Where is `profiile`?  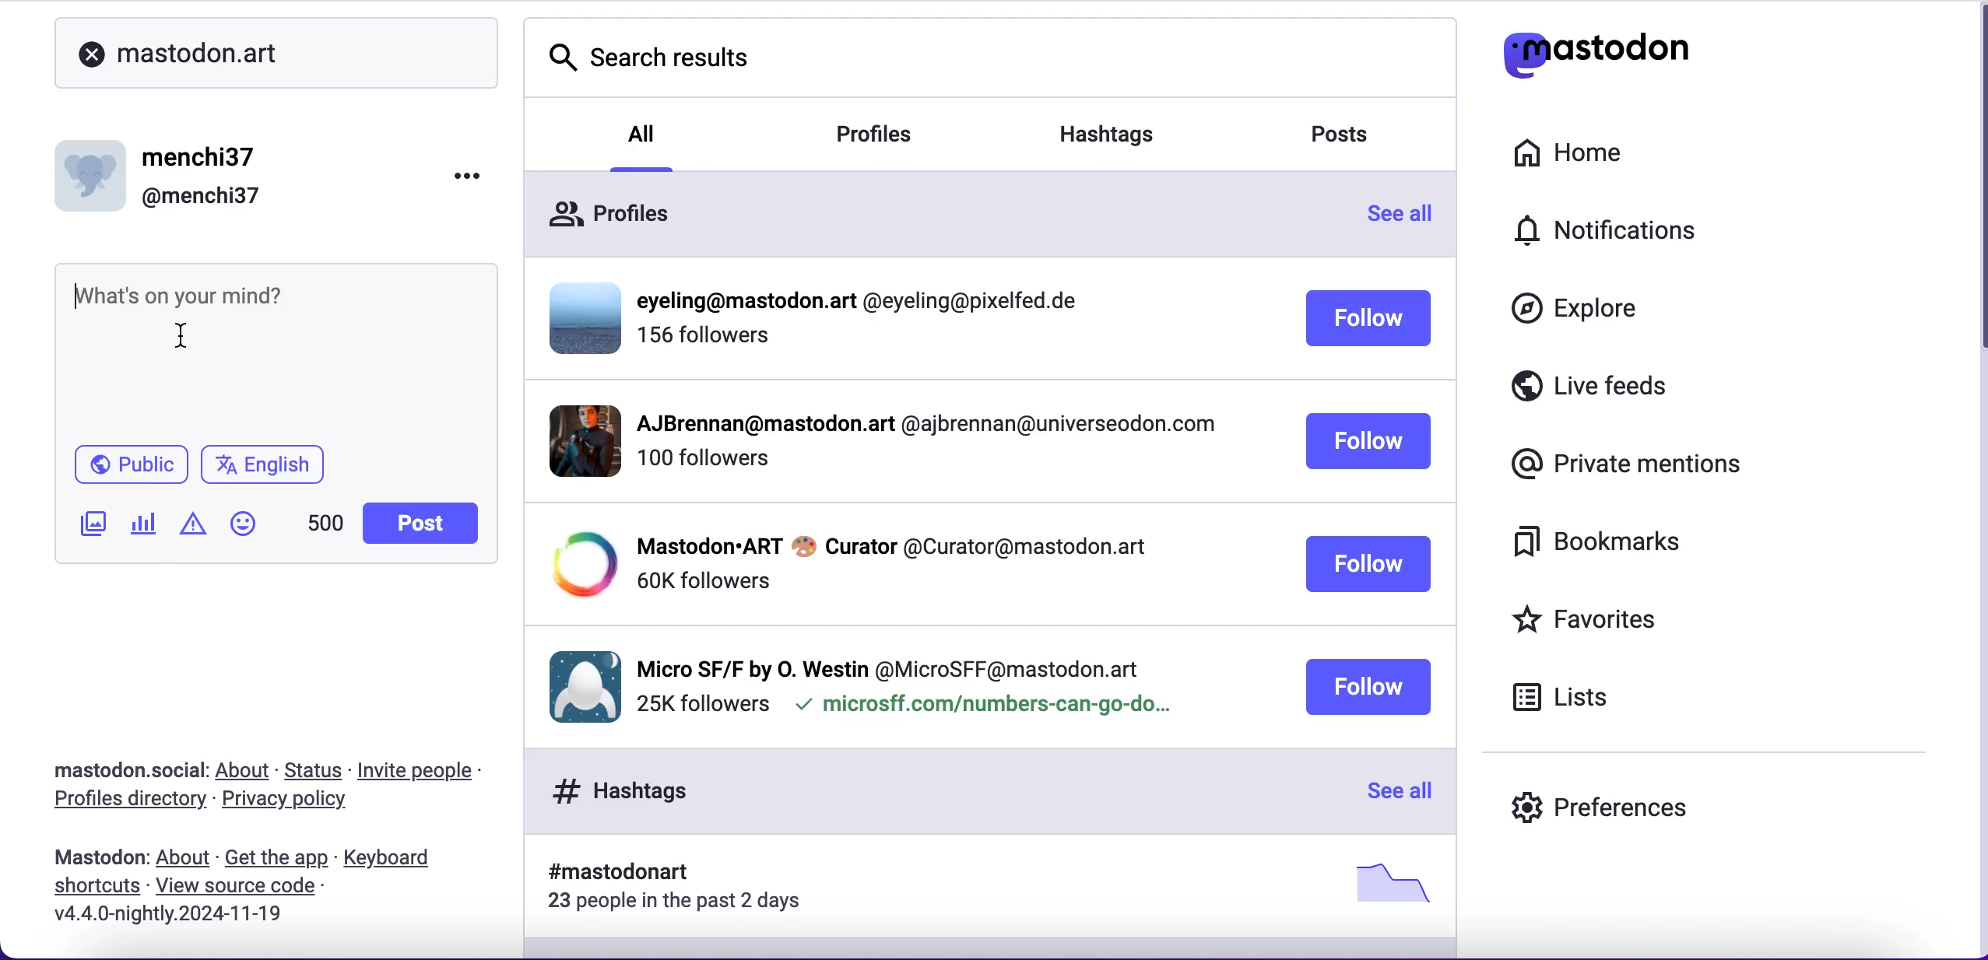
profiile is located at coordinates (866, 302).